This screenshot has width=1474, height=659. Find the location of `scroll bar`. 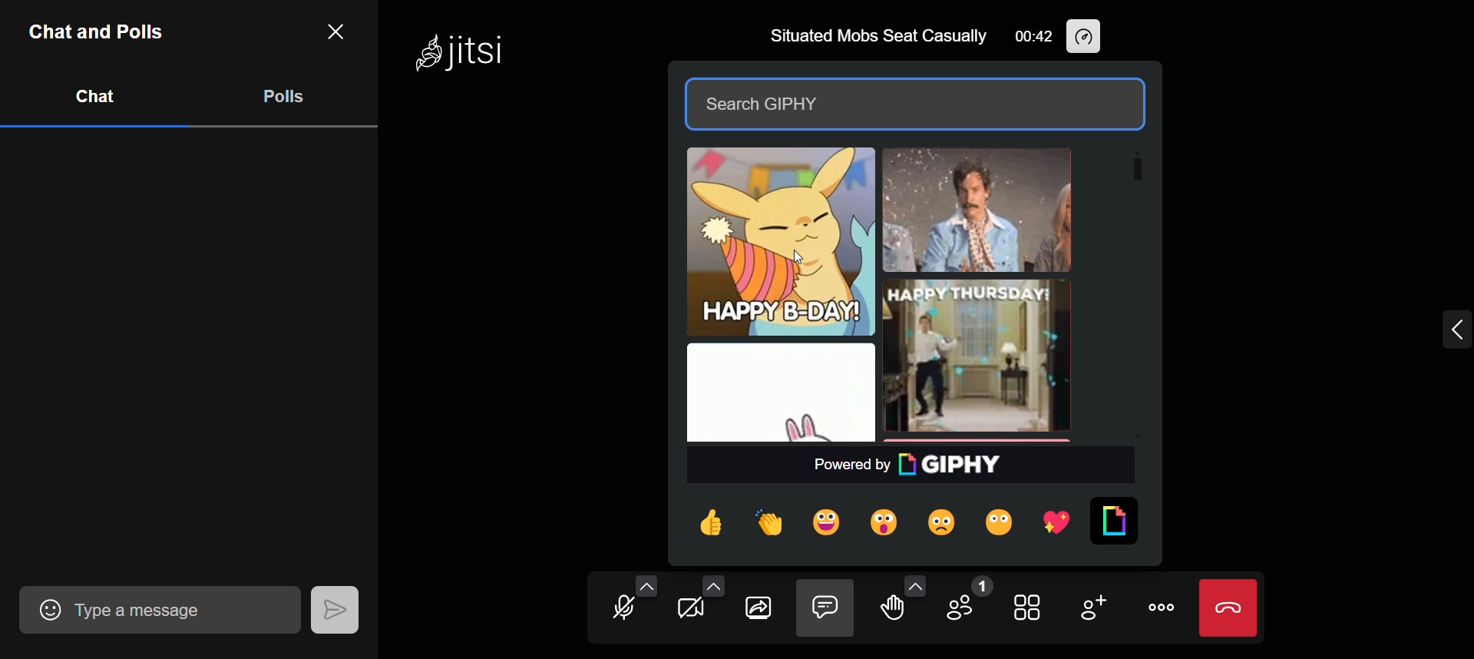

scroll bar is located at coordinates (1137, 164).